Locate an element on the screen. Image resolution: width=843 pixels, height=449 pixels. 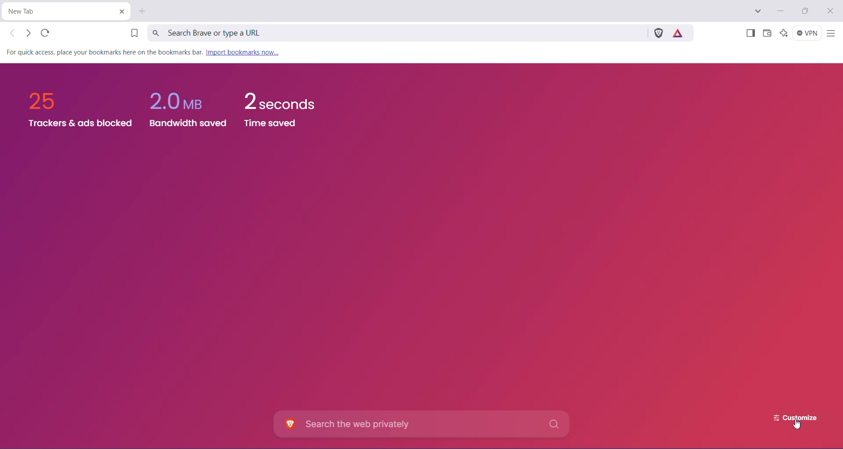
New Tab is located at coordinates (143, 11).